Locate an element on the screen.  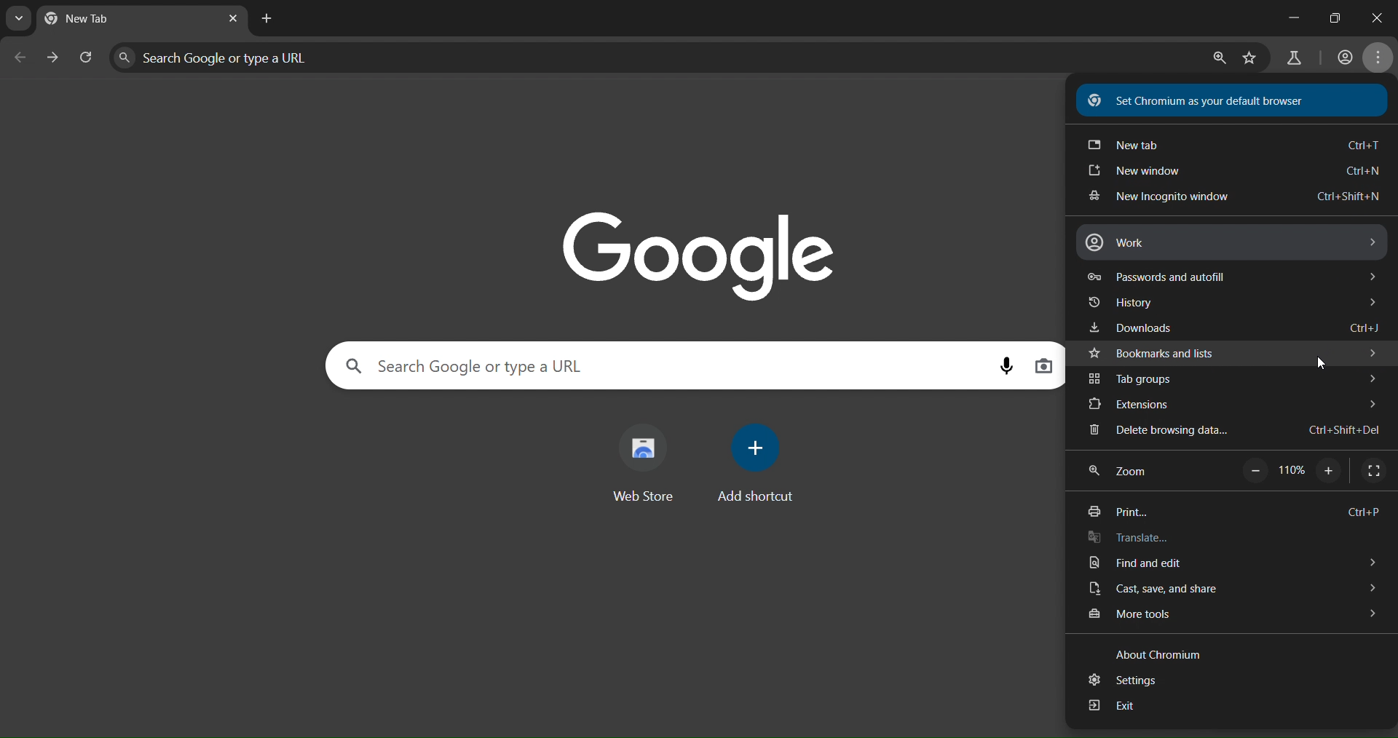
account is located at coordinates (1343, 57).